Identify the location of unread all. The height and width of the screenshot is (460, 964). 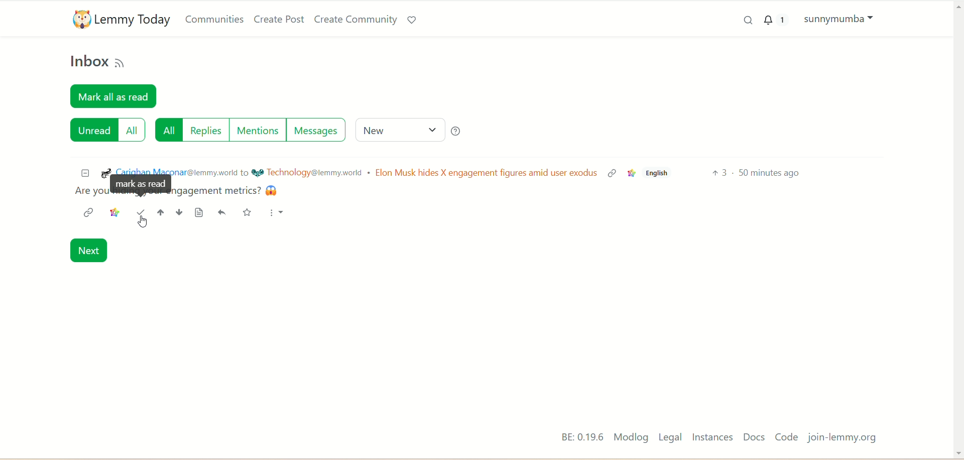
(107, 133).